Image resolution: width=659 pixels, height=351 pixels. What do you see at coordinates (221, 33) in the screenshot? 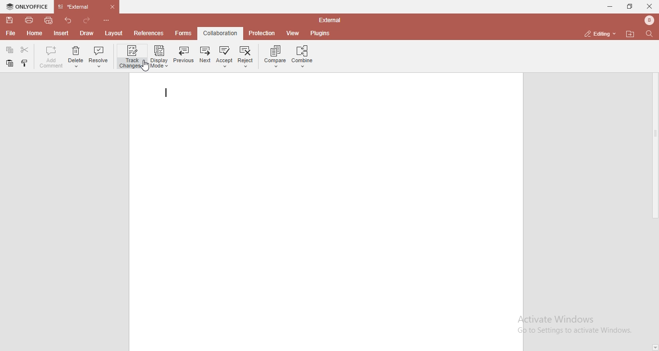
I see `collaboration` at bounding box center [221, 33].